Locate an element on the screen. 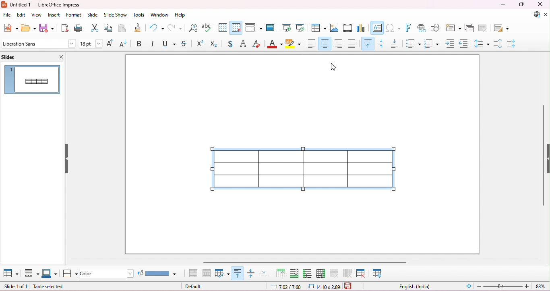  border is located at coordinates (69, 274).